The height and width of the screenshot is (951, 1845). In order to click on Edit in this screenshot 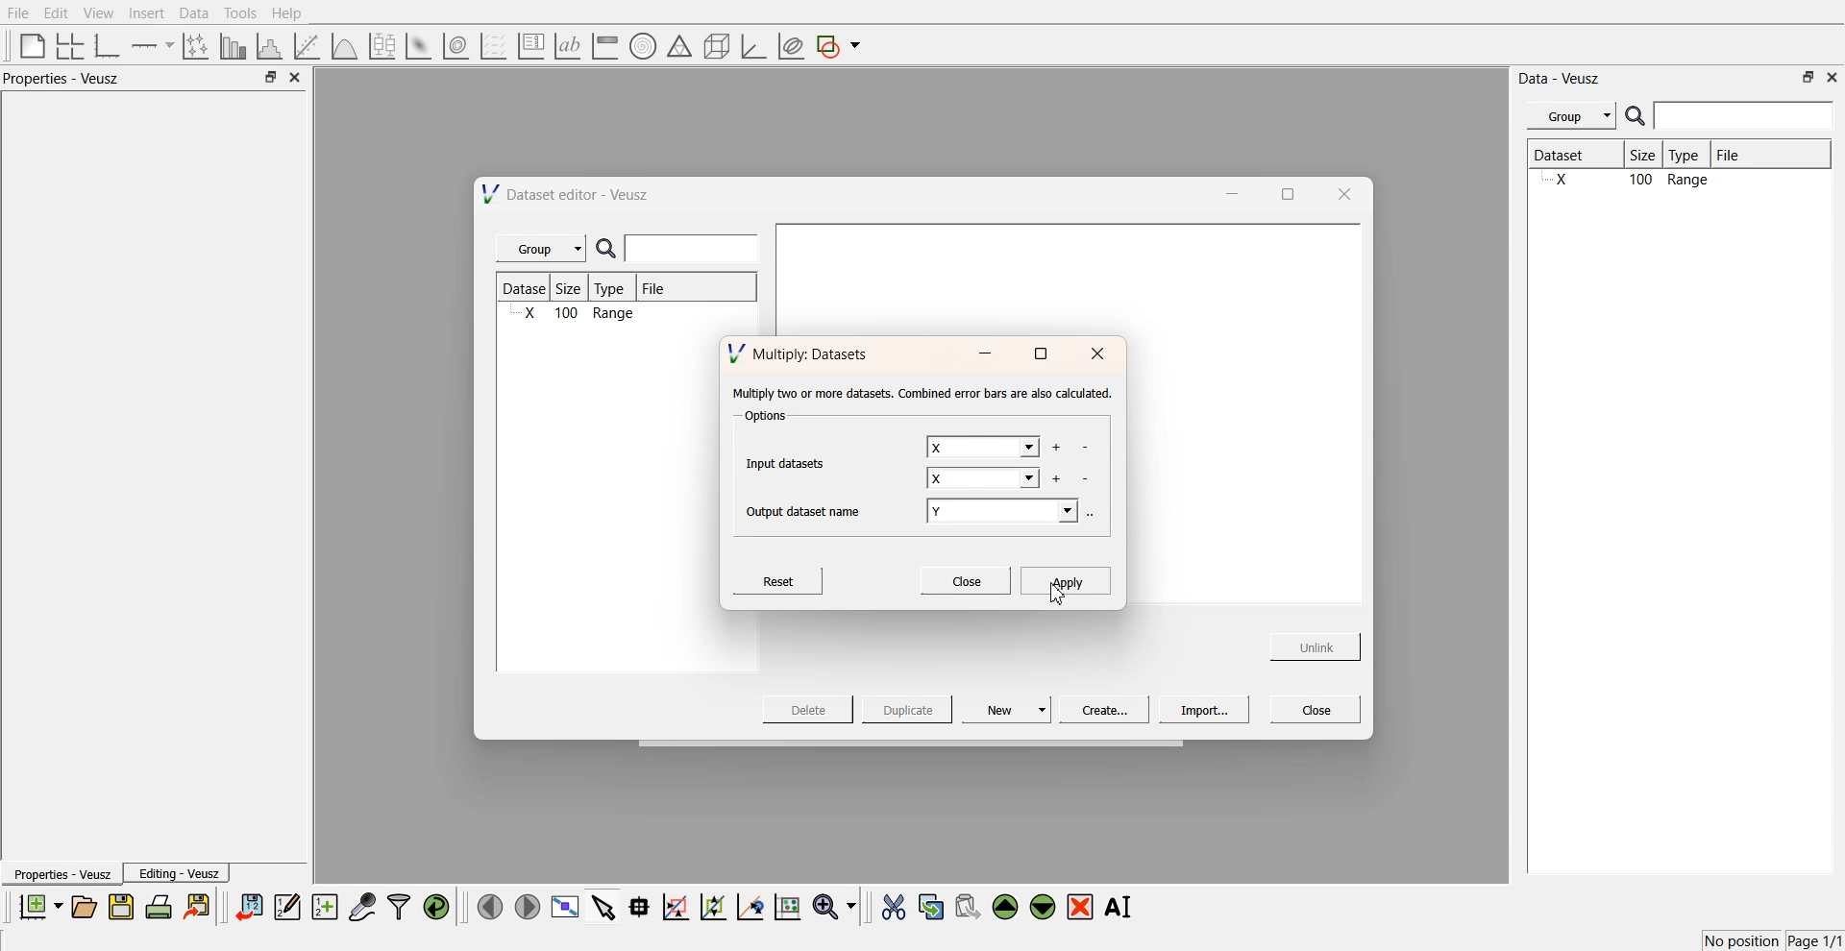, I will do `click(57, 12)`.